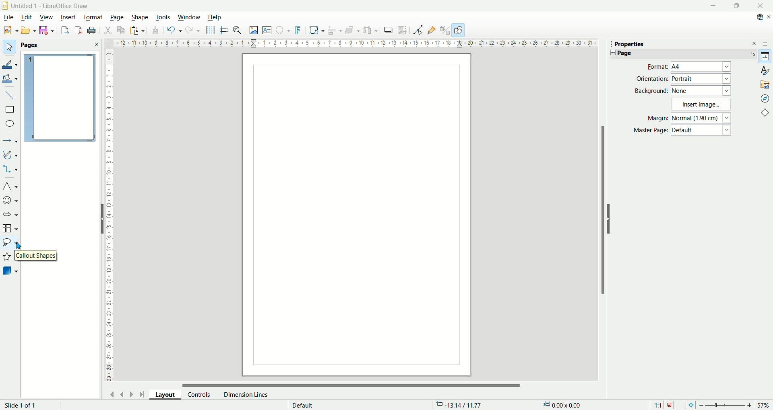  Describe the element at coordinates (303, 404) in the screenshot. I see `default` at that location.